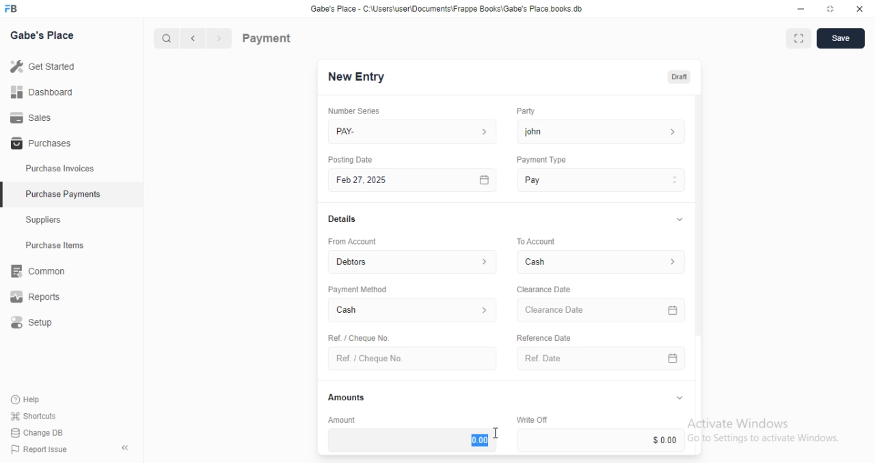 The height and width of the screenshot is (463, 875). What do you see at coordinates (603, 440) in the screenshot?
I see `$0.00` at bounding box center [603, 440].